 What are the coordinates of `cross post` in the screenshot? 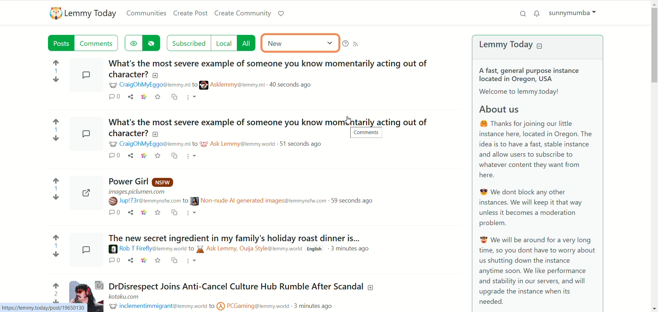 It's located at (178, 212).